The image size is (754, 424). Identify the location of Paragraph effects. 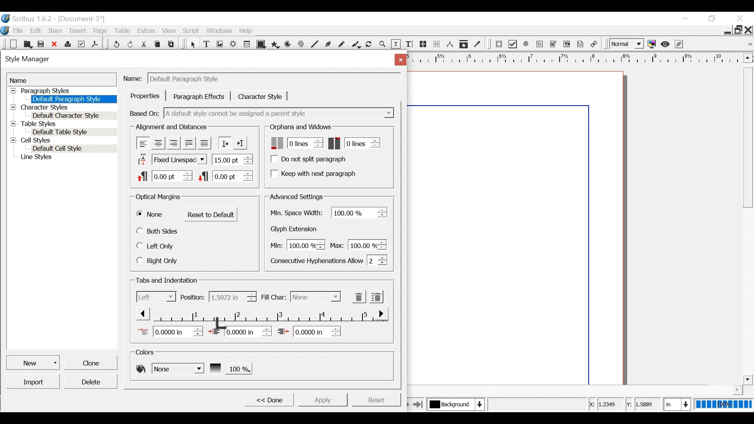
(199, 96).